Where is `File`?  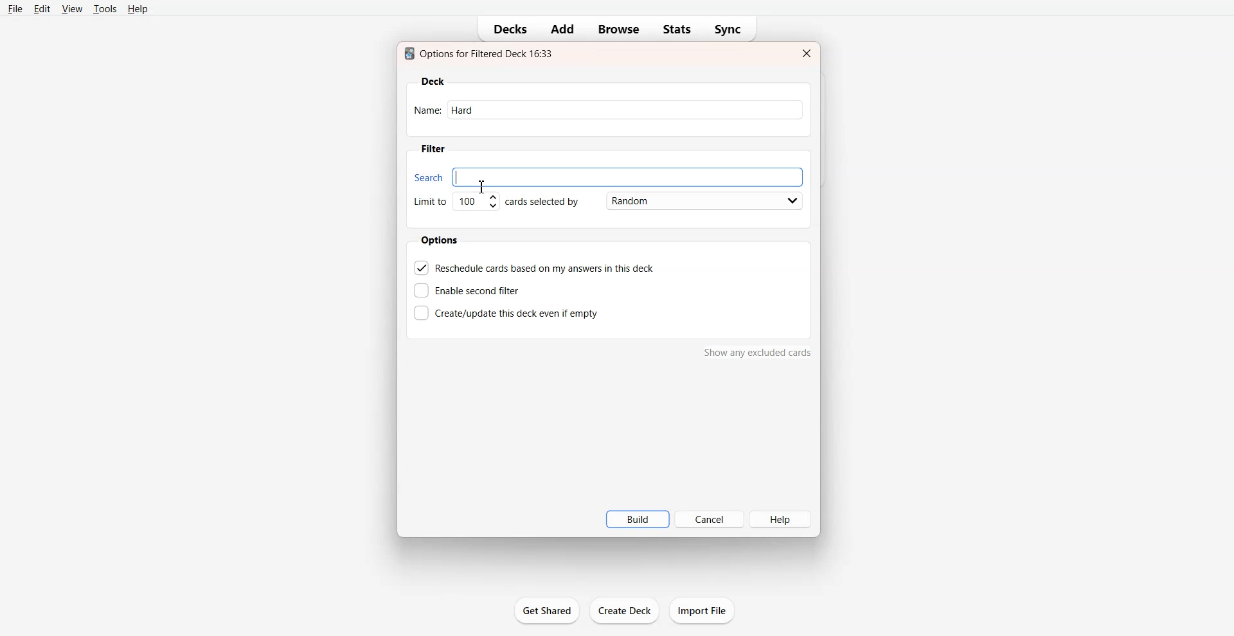
File is located at coordinates (15, 8).